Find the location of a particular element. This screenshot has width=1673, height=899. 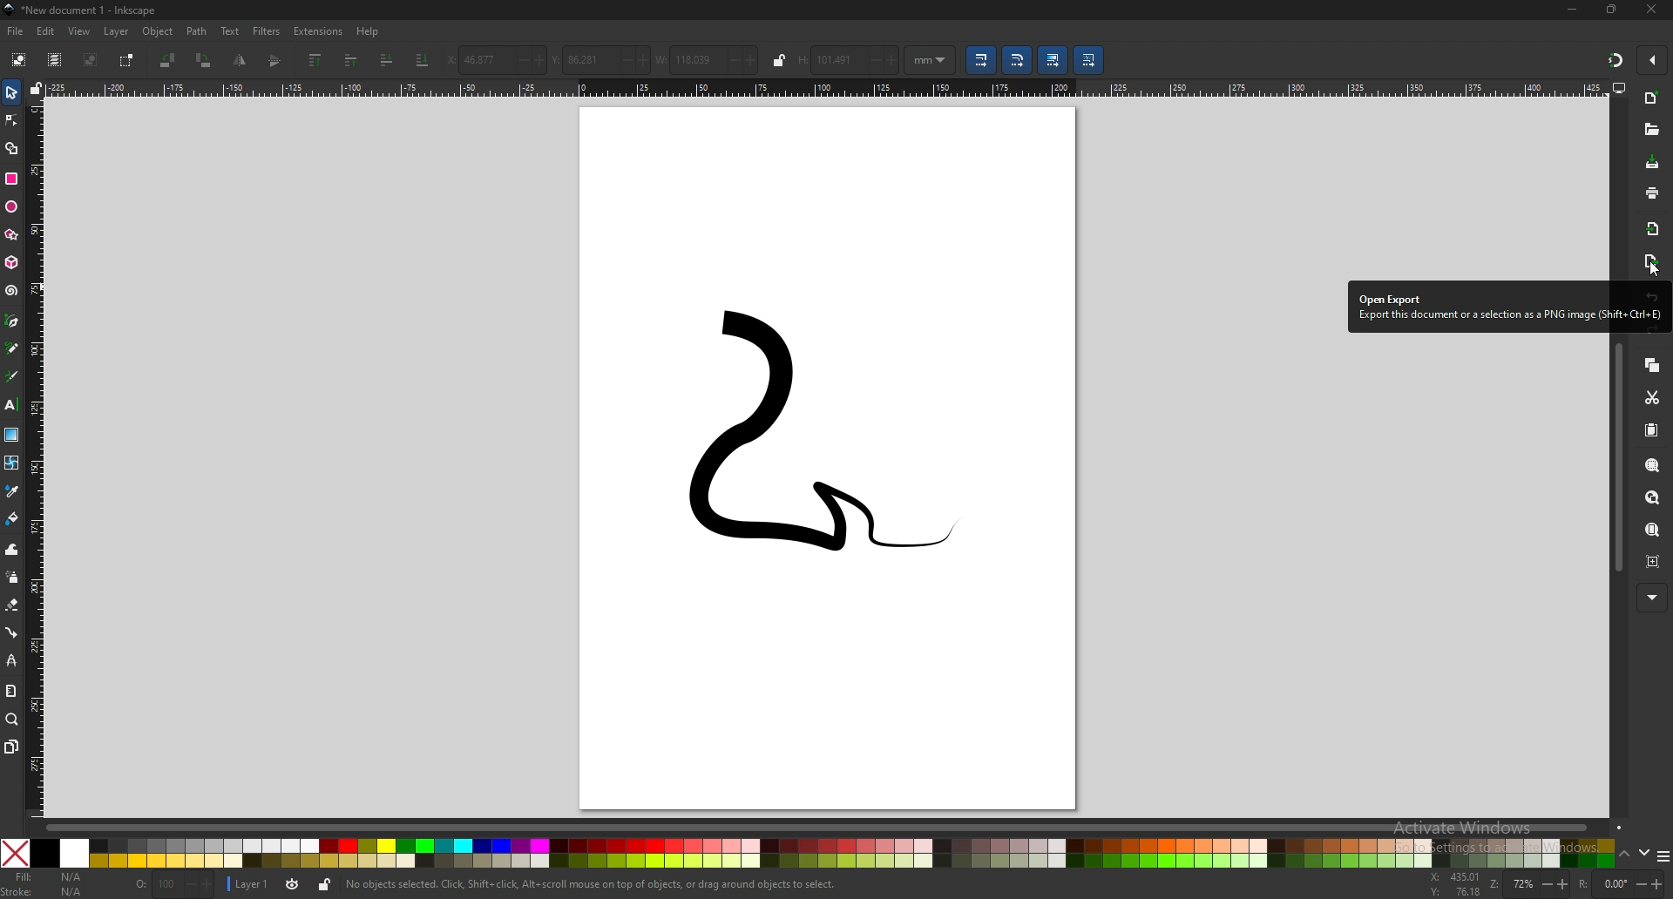

fill is located at coordinates (50, 876).